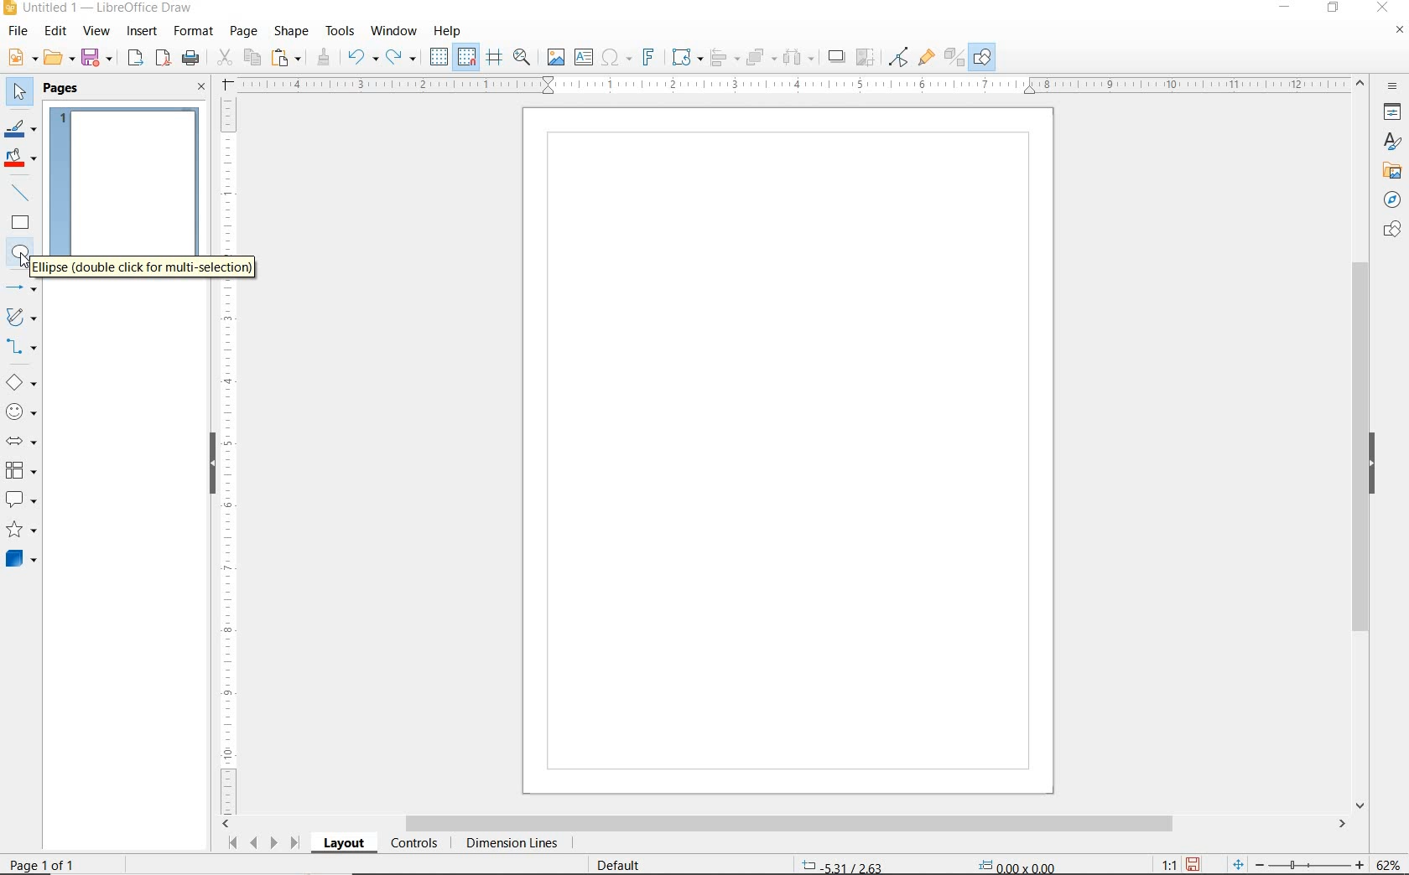 This screenshot has height=875, width=1409. I want to click on TOGGLE POINT EDIT MODE, so click(899, 57).